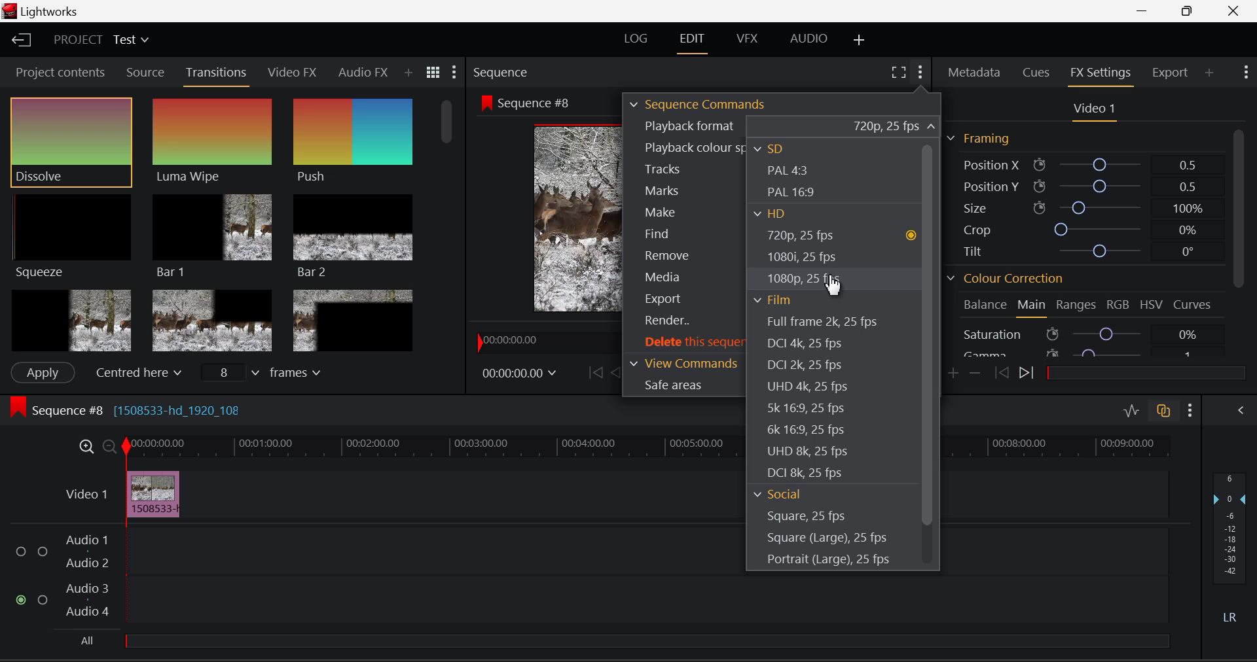  I want to click on Toggle auto track sync, so click(1164, 411).